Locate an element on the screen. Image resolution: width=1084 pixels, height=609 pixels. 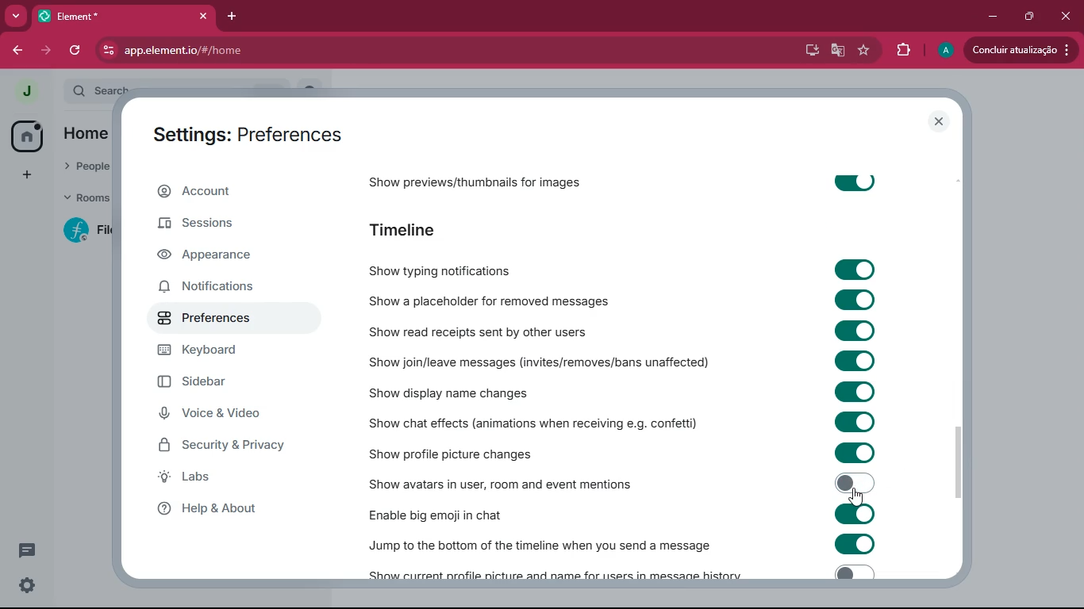
toggle on is located at coordinates (853, 182).